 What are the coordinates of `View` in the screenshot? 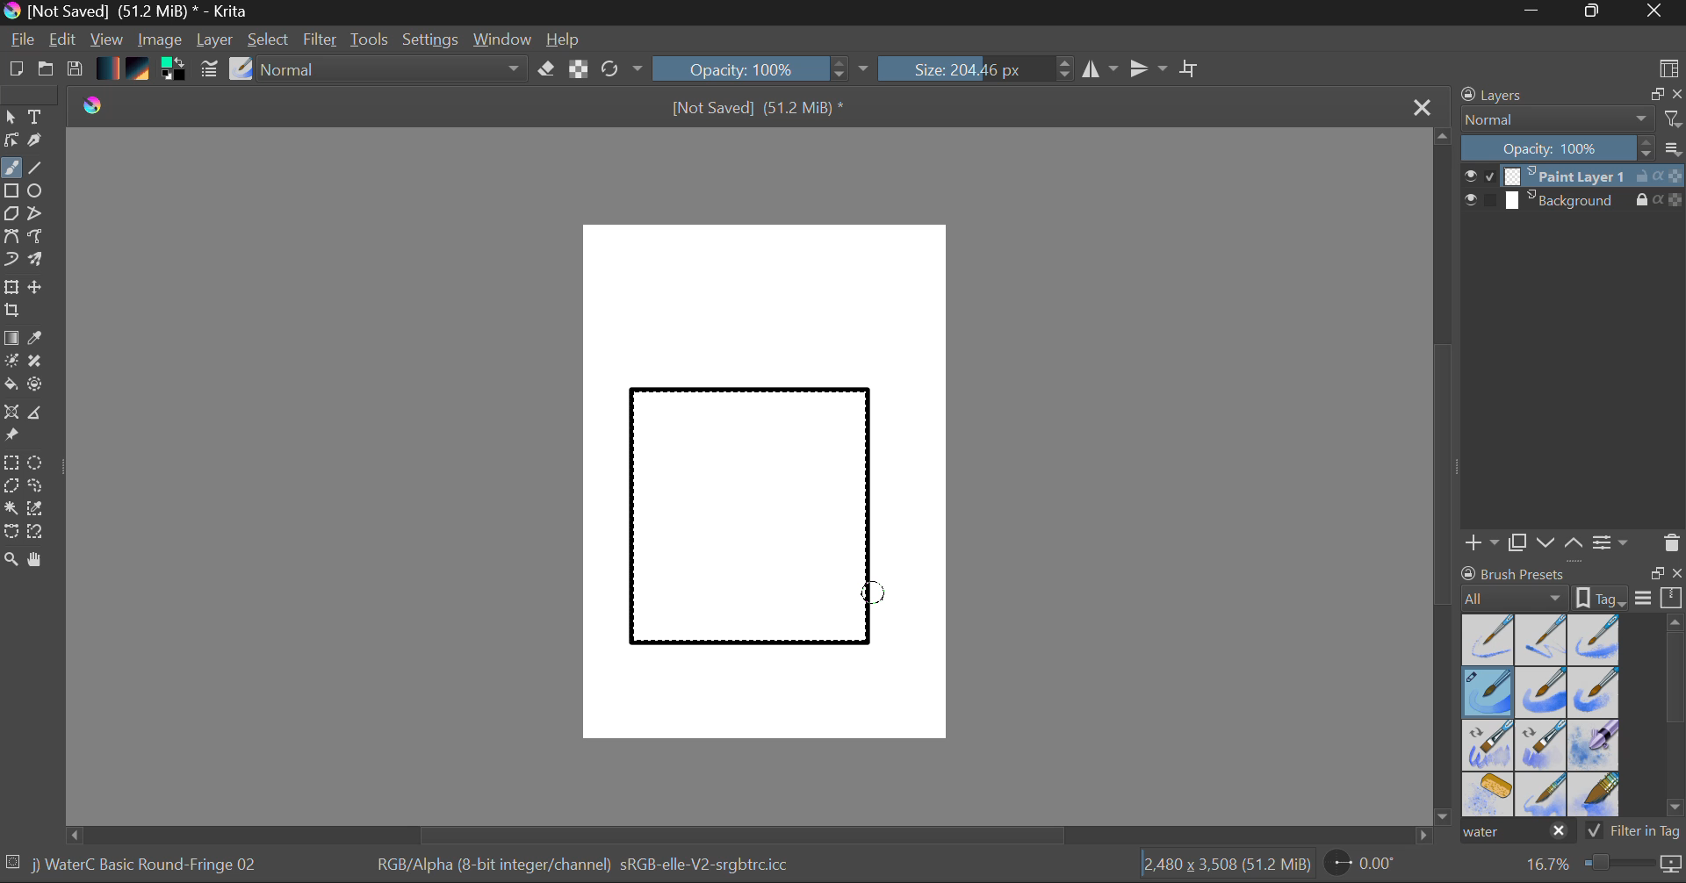 It's located at (107, 39).